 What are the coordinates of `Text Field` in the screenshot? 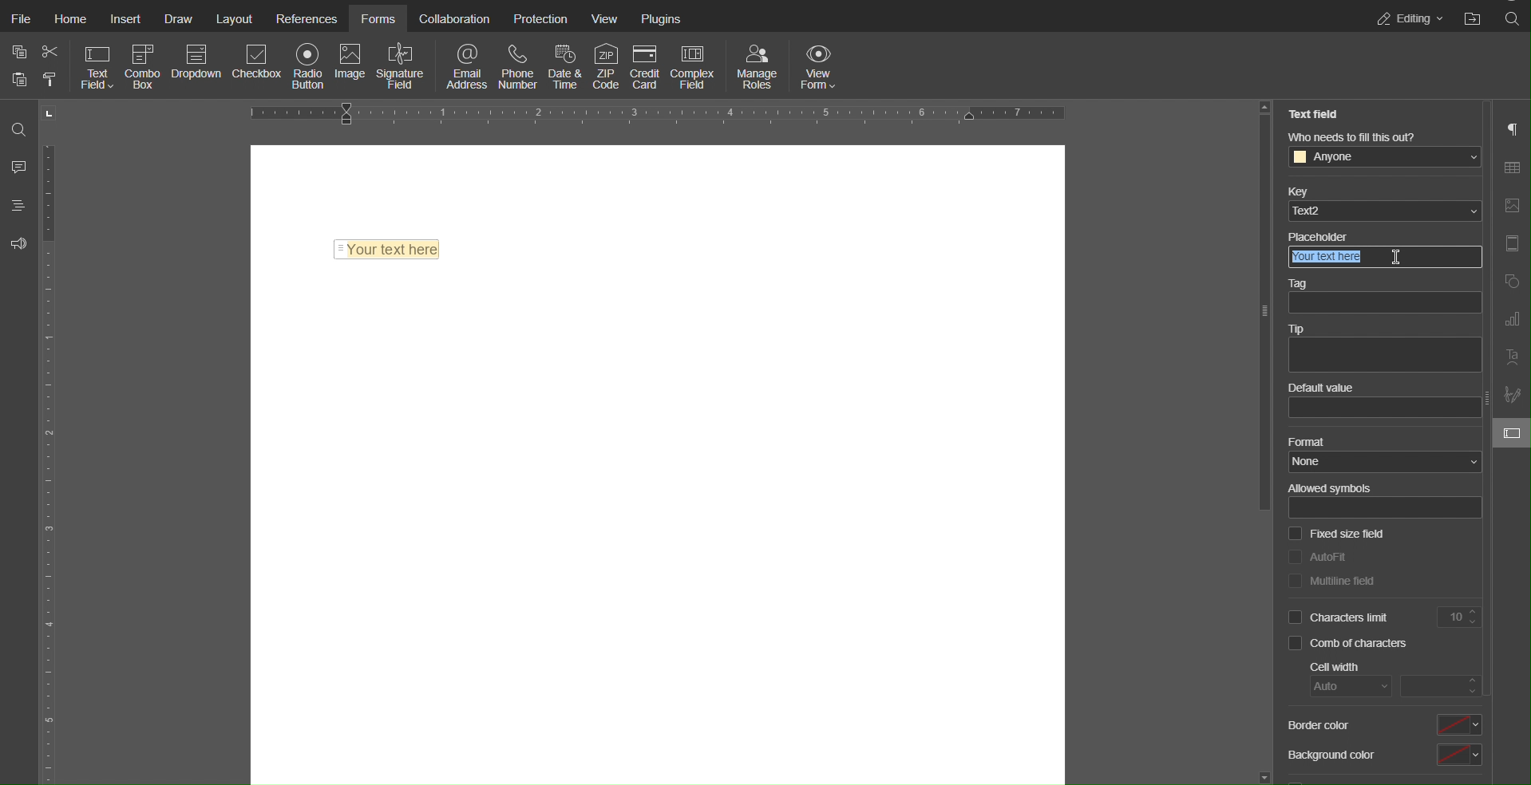 It's located at (390, 248).